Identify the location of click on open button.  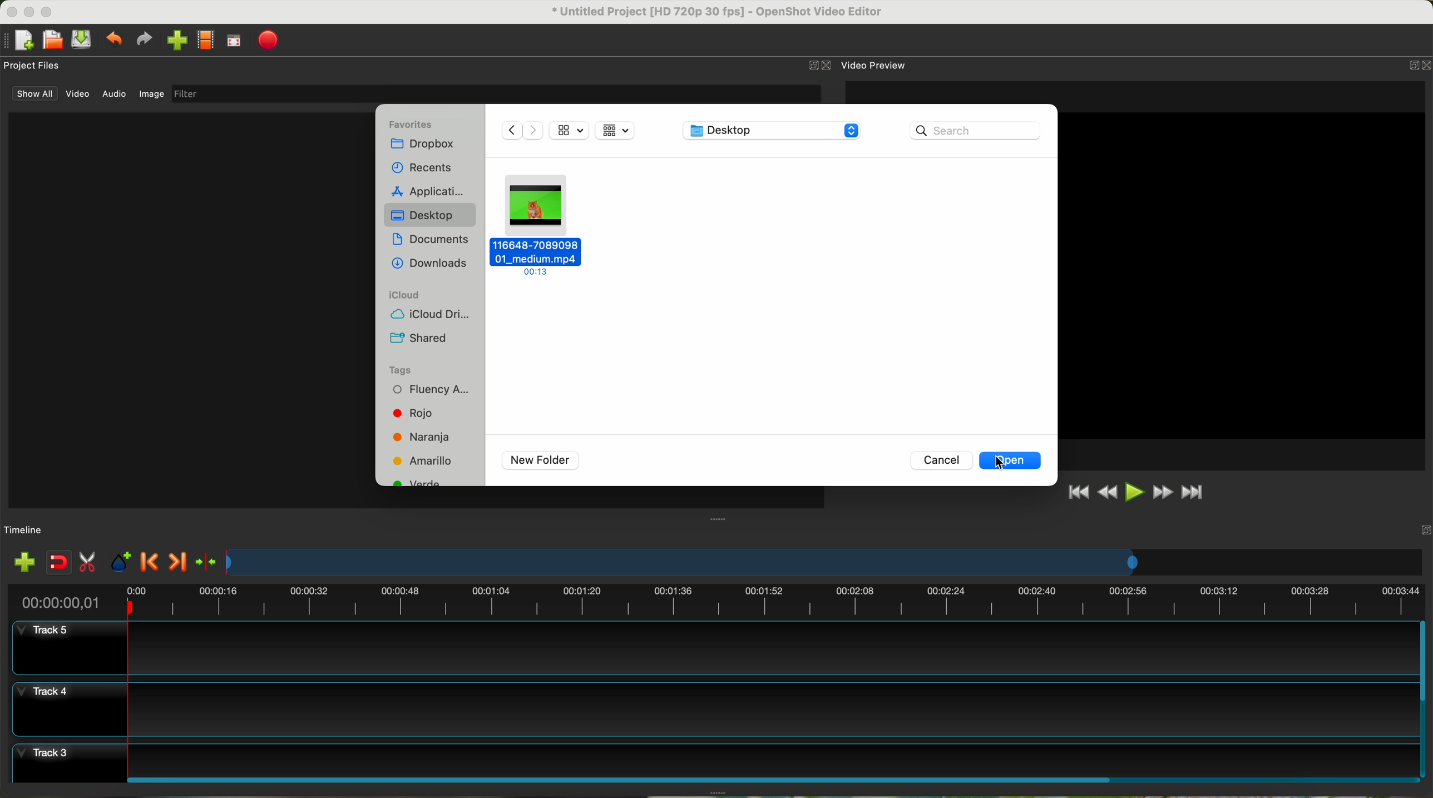
(1010, 460).